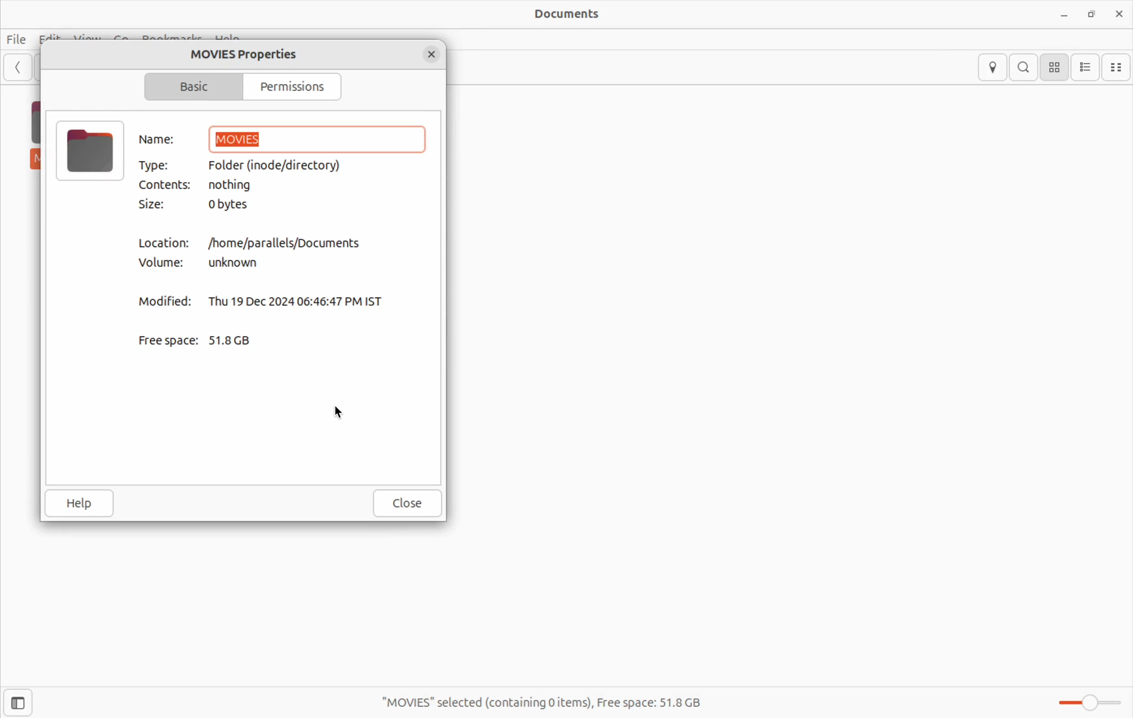 The height and width of the screenshot is (718, 1133). What do you see at coordinates (343, 413) in the screenshot?
I see `cursor` at bounding box center [343, 413].